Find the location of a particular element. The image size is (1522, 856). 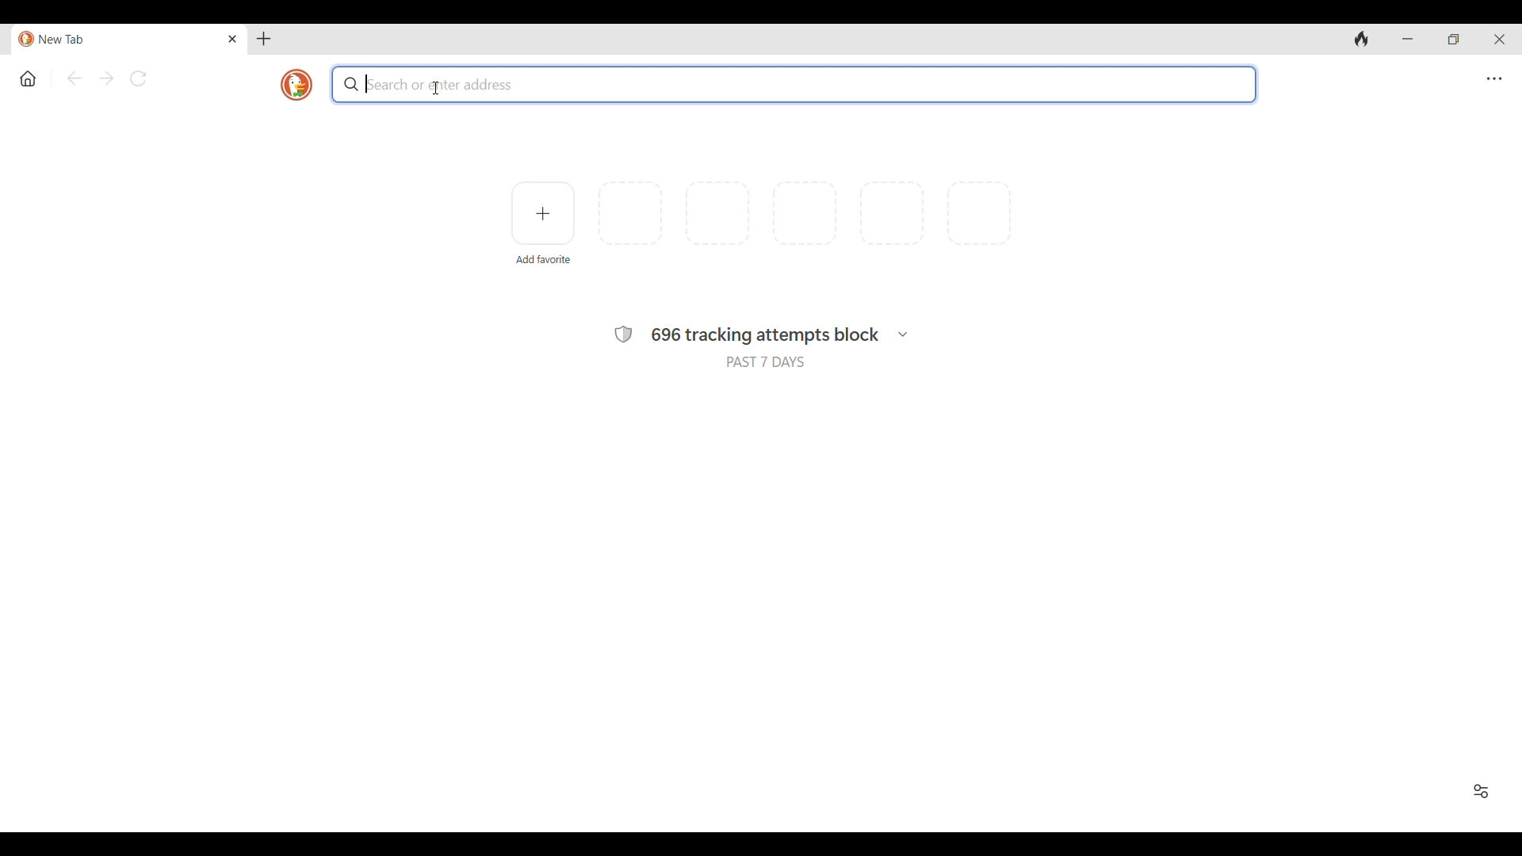

Add shortcuts to other pages is located at coordinates (542, 213).